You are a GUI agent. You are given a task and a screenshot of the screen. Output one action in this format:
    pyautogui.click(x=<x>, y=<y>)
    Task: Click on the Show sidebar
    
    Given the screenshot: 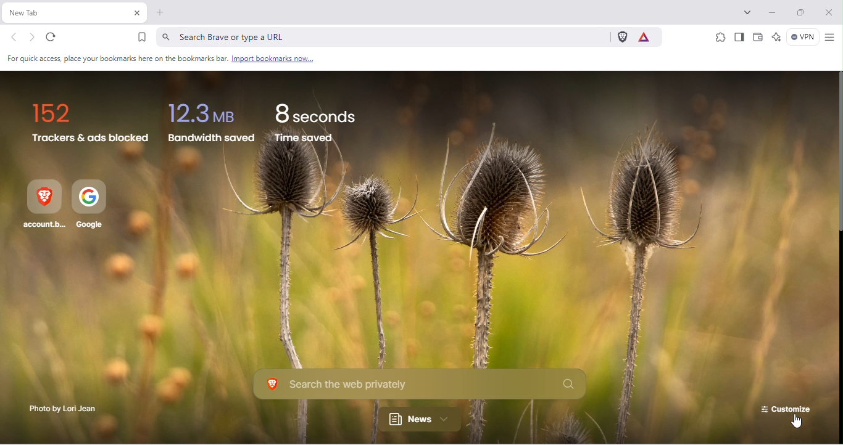 What is the action you would take?
    pyautogui.click(x=739, y=38)
    